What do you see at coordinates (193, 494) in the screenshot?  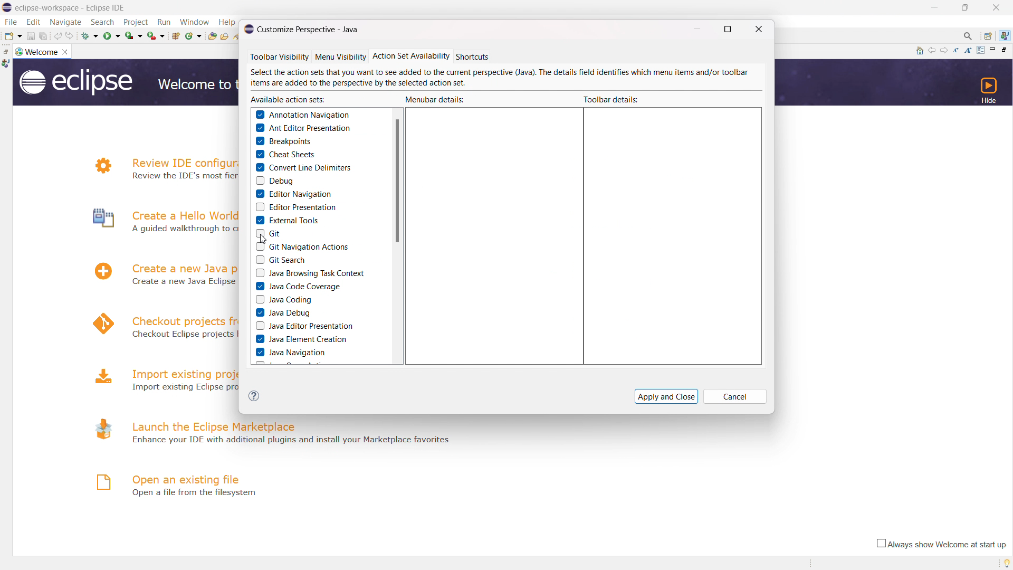 I see `Open a file from filesystem` at bounding box center [193, 494].